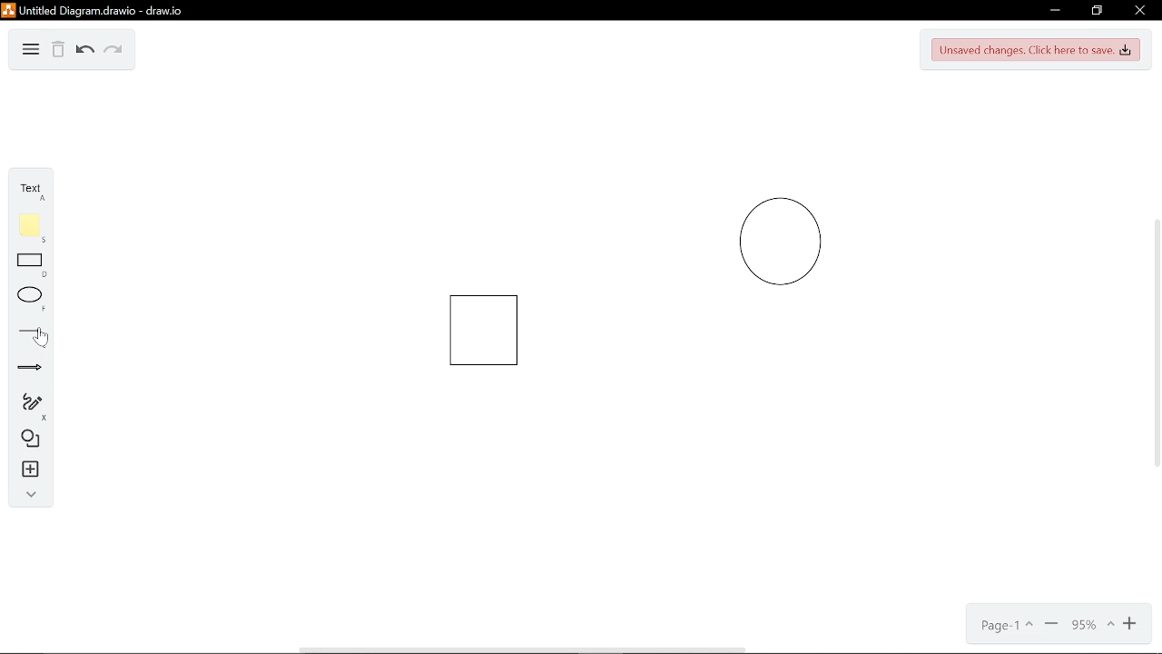 The width and height of the screenshot is (1162, 654). Describe the element at coordinates (27, 334) in the screenshot. I see `Line` at that location.